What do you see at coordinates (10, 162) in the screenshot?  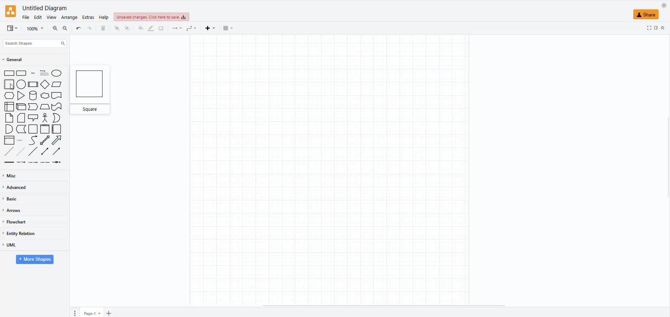 I see `link` at bounding box center [10, 162].